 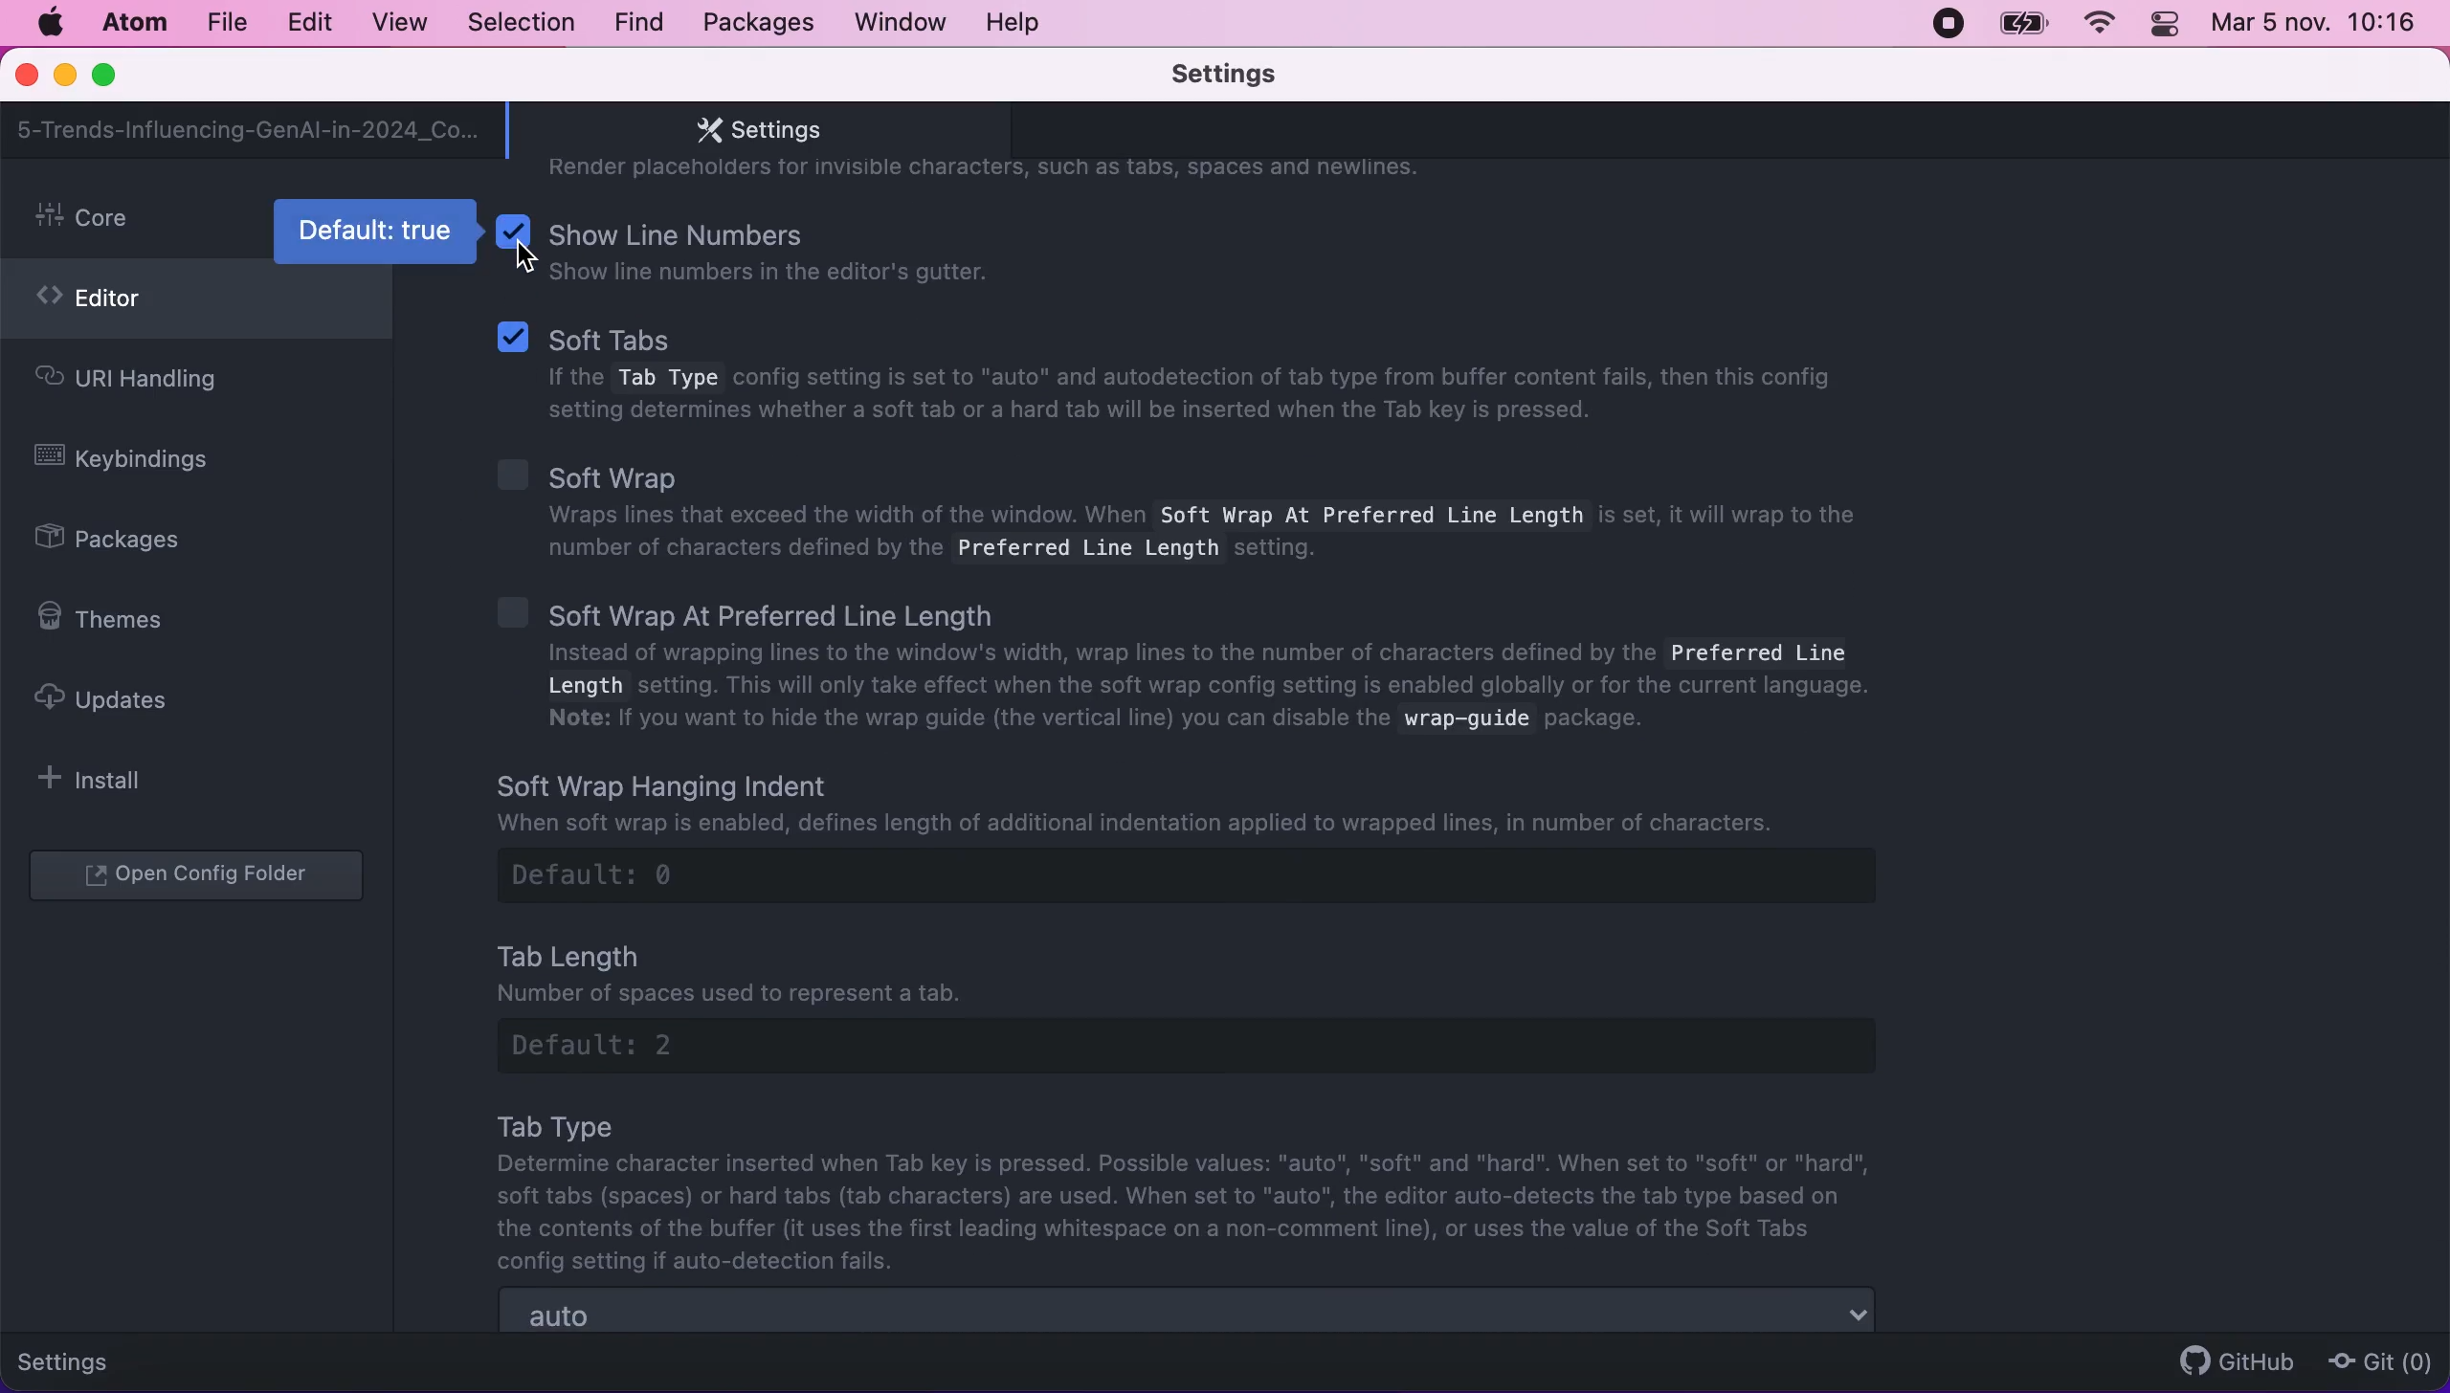 I want to click on Git (0), so click(x=2374, y=1360).